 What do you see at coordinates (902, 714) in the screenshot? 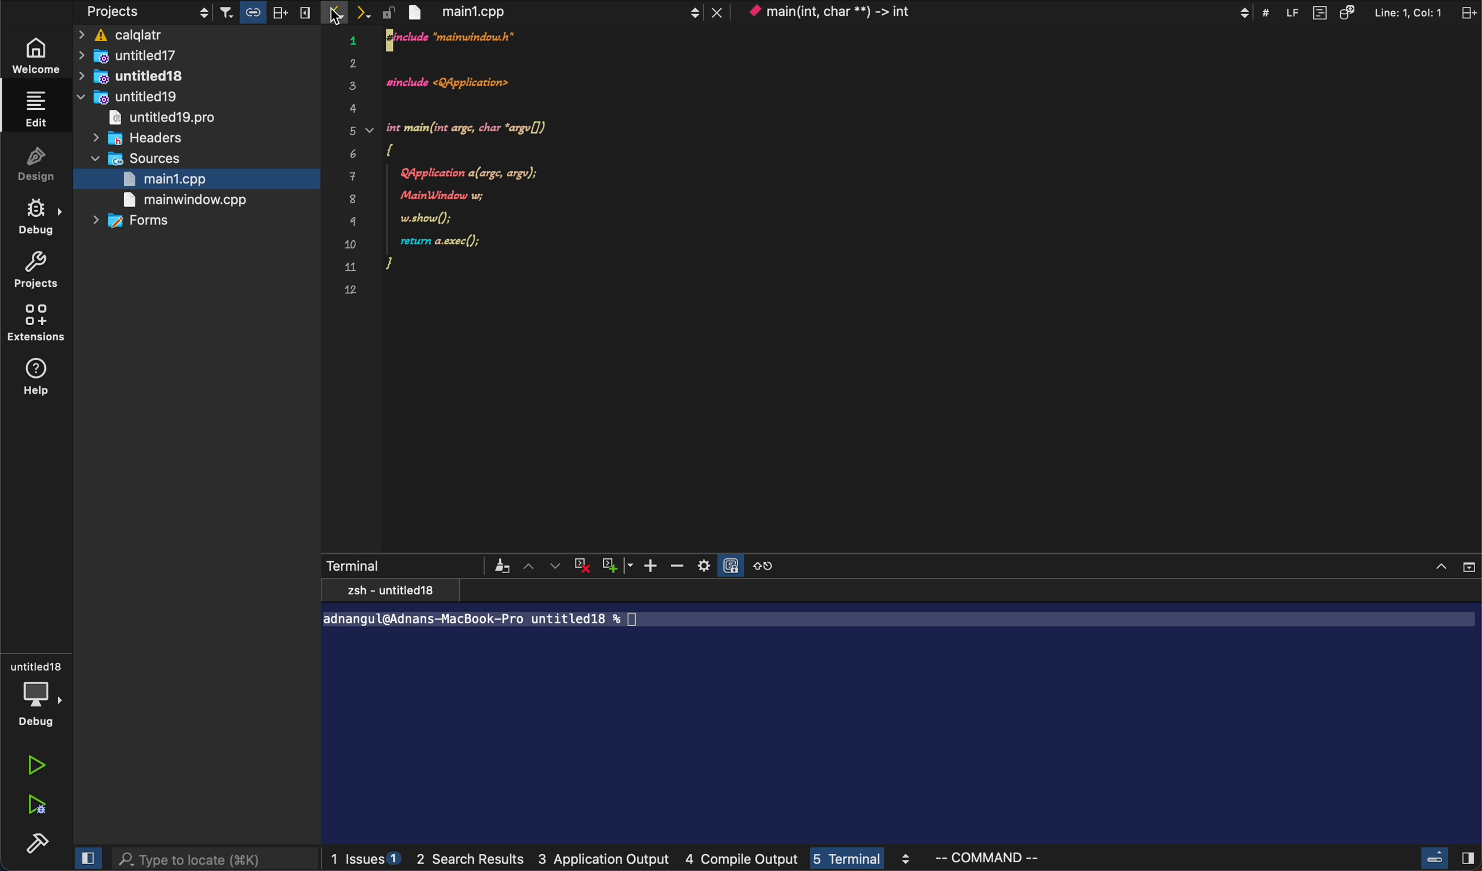
I see `terminal` at bounding box center [902, 714].